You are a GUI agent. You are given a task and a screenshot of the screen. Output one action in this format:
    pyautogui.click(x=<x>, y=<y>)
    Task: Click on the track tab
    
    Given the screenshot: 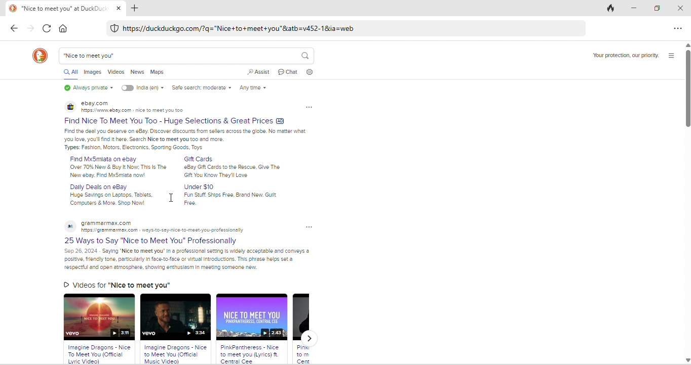 What is the action you would take?
    pyautogui.click(x=609, y=8)
    